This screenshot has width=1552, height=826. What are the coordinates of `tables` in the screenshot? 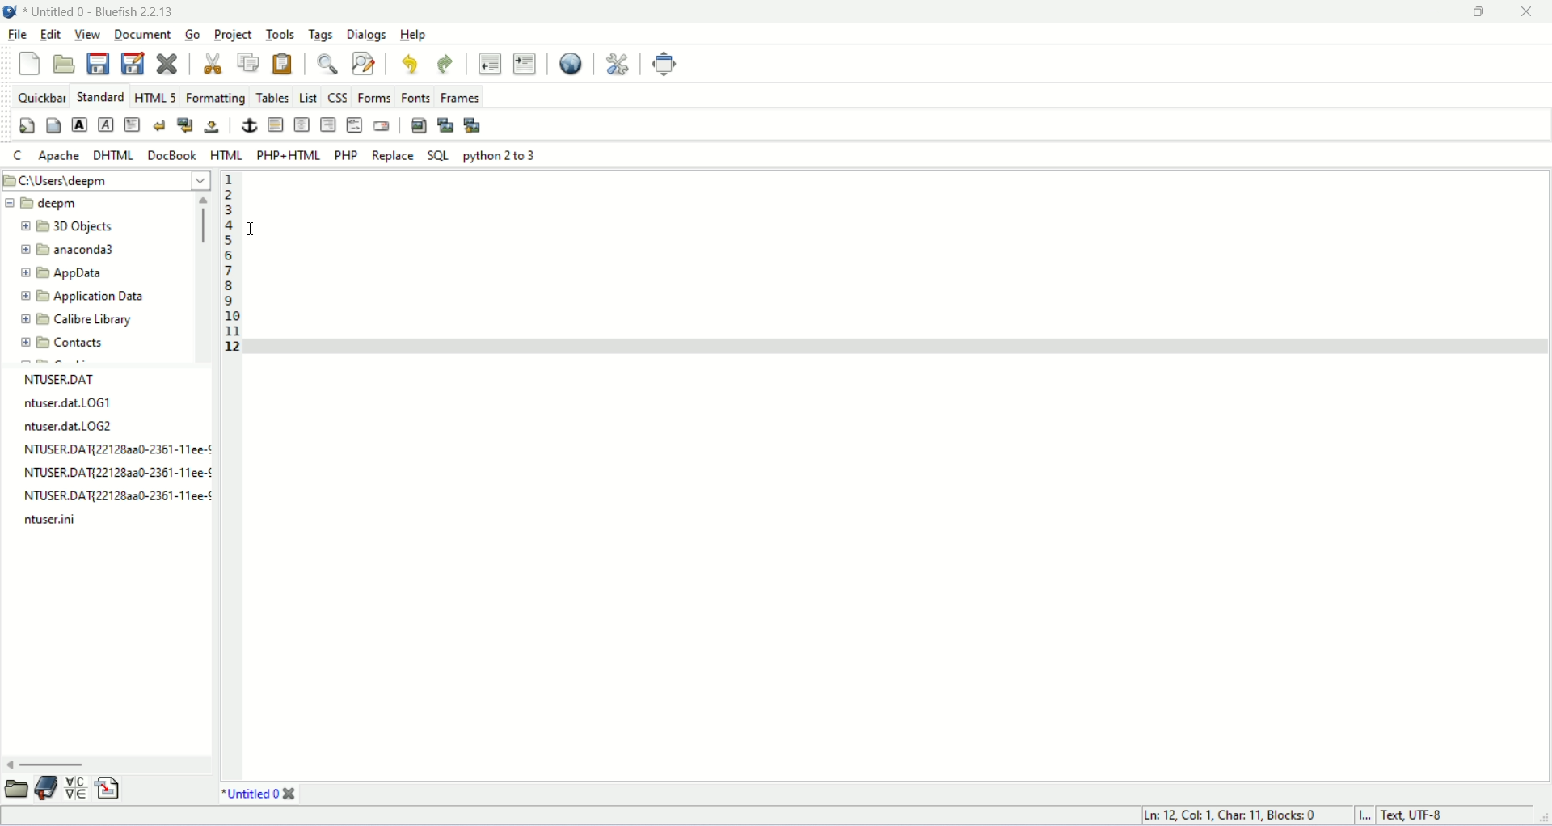 It's located at (276, 99).